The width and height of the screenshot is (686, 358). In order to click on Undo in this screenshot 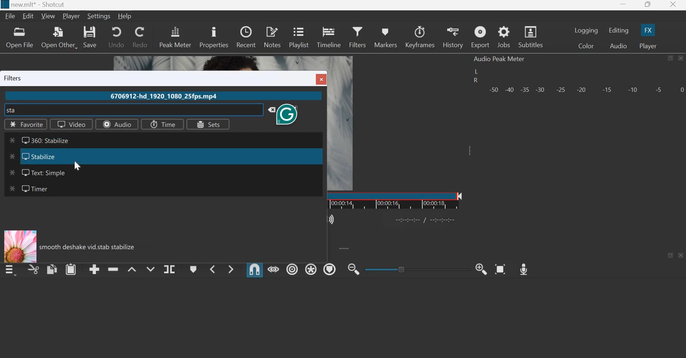, I will do `click(115, 37)`.